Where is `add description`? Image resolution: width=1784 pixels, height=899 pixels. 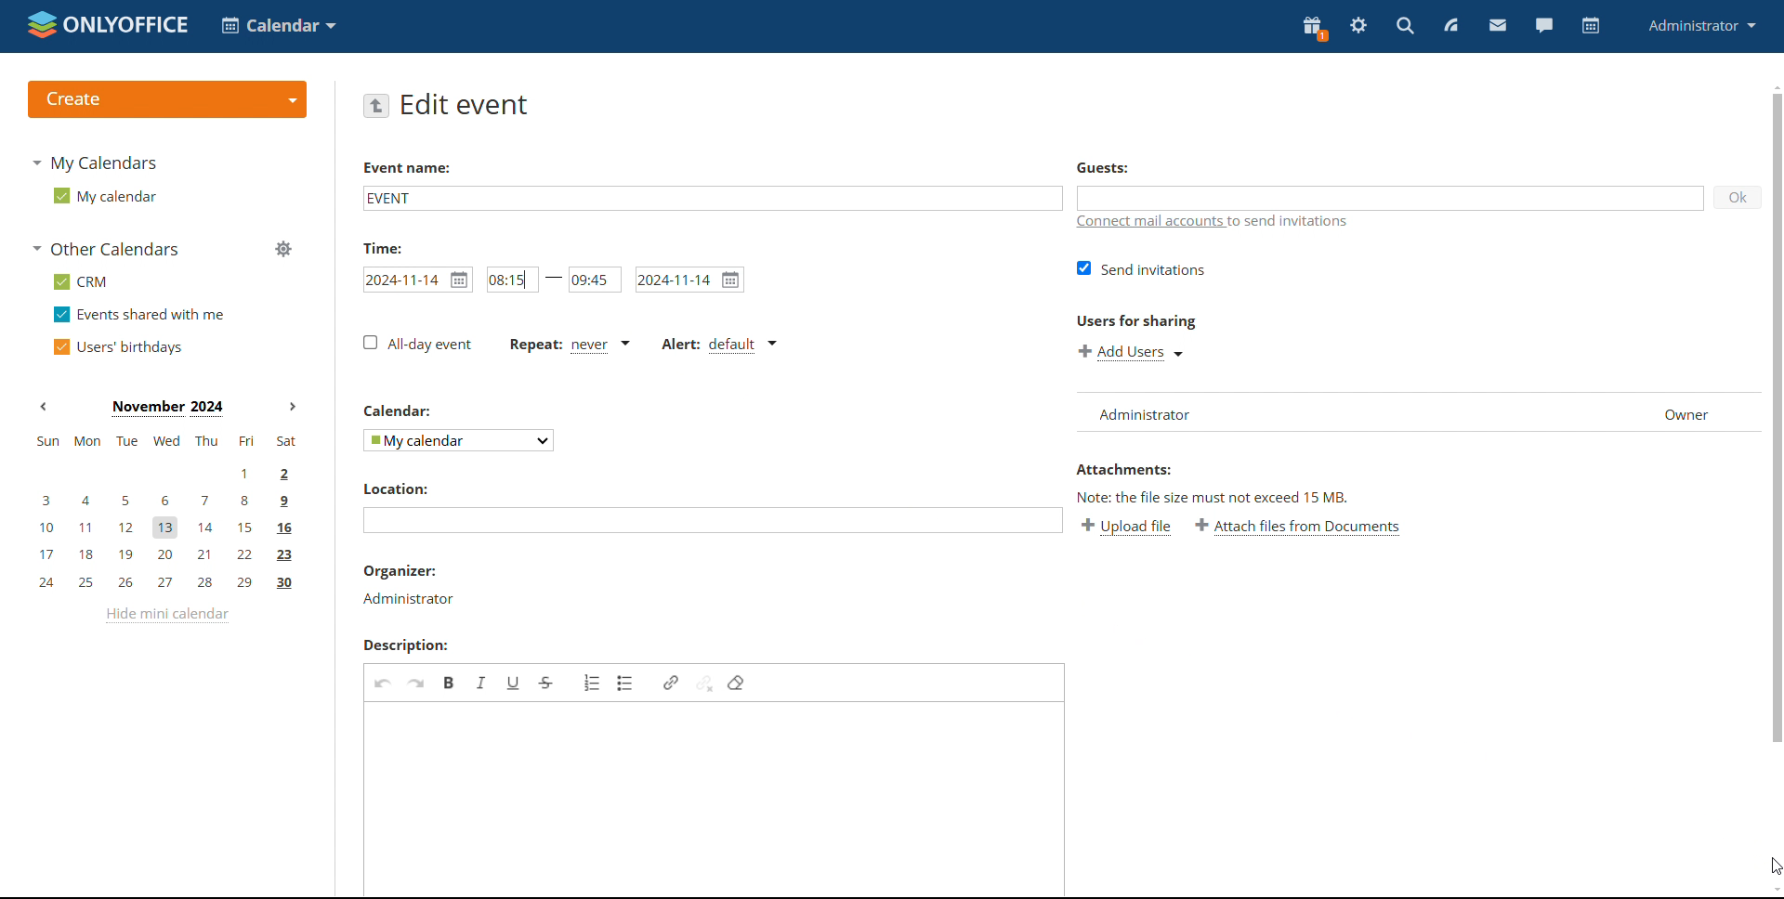 add description is located at coordinates (714, 798).